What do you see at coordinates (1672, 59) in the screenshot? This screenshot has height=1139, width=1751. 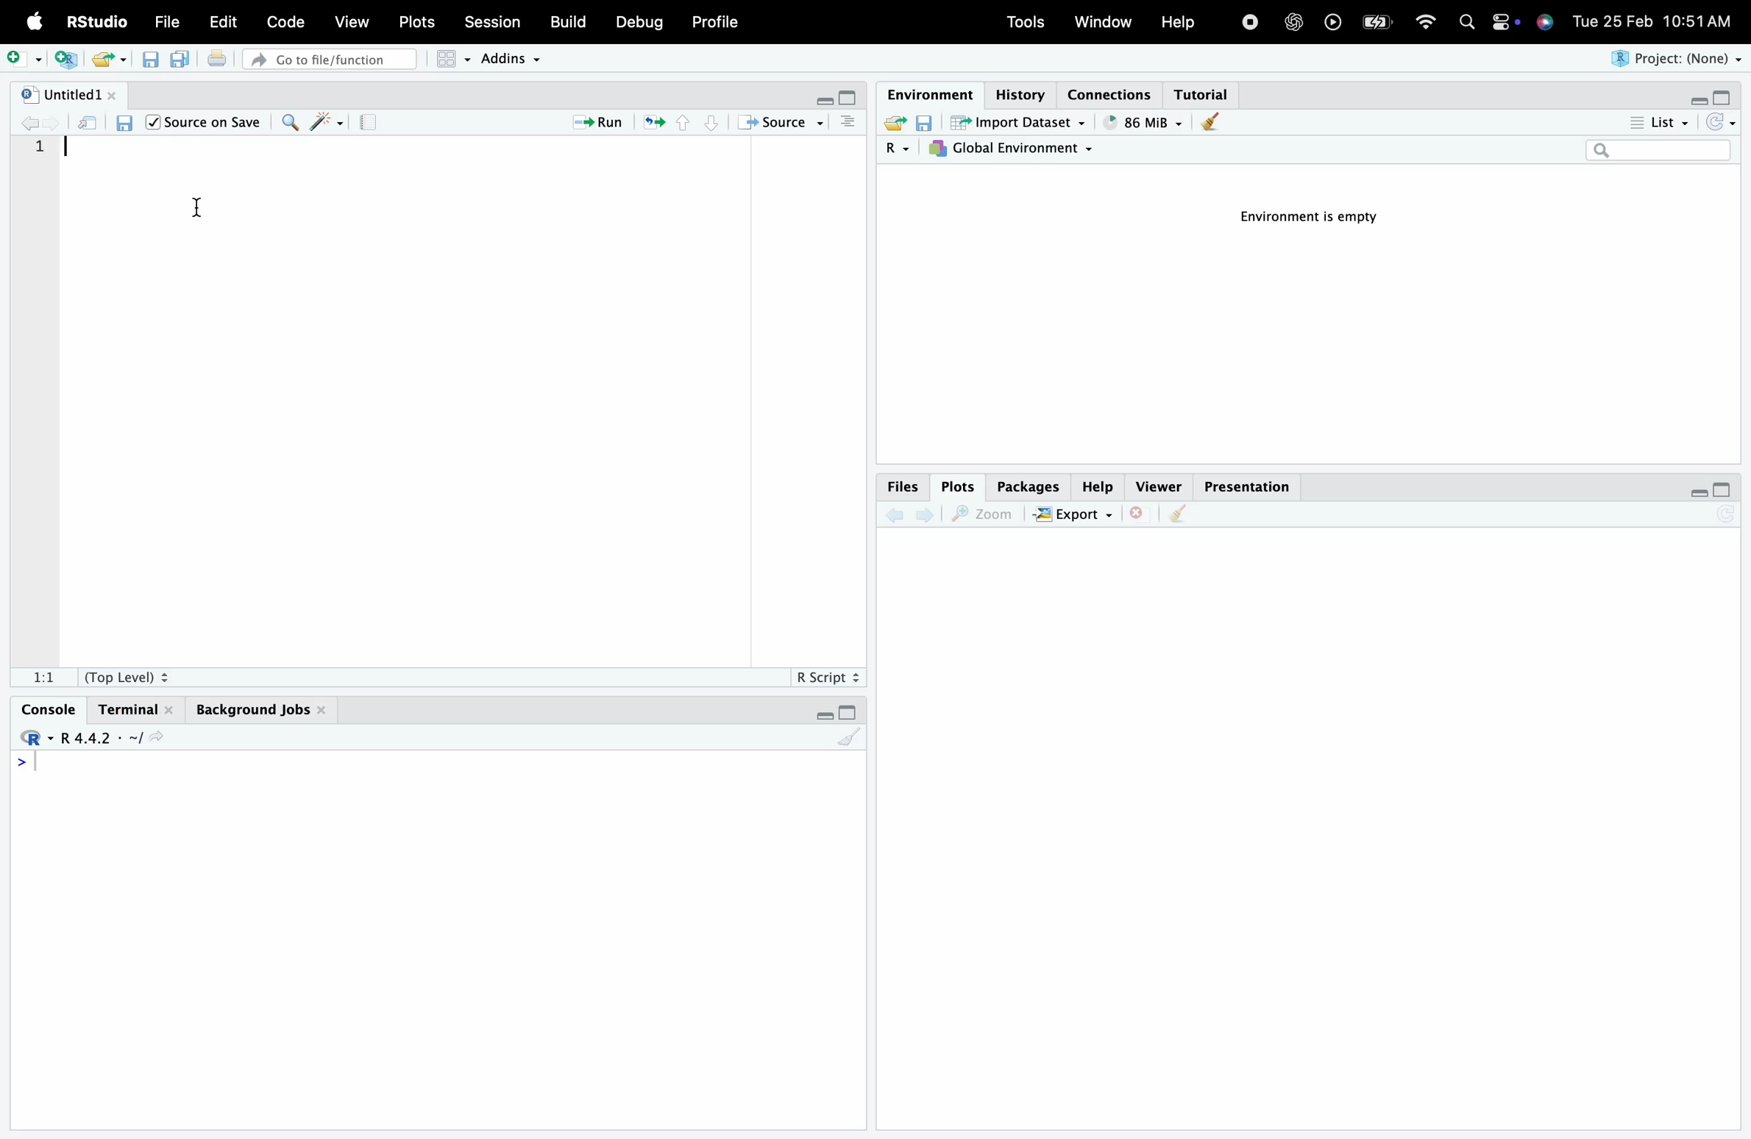 I see `Project: (None)` at bounding box center [1672, 59].